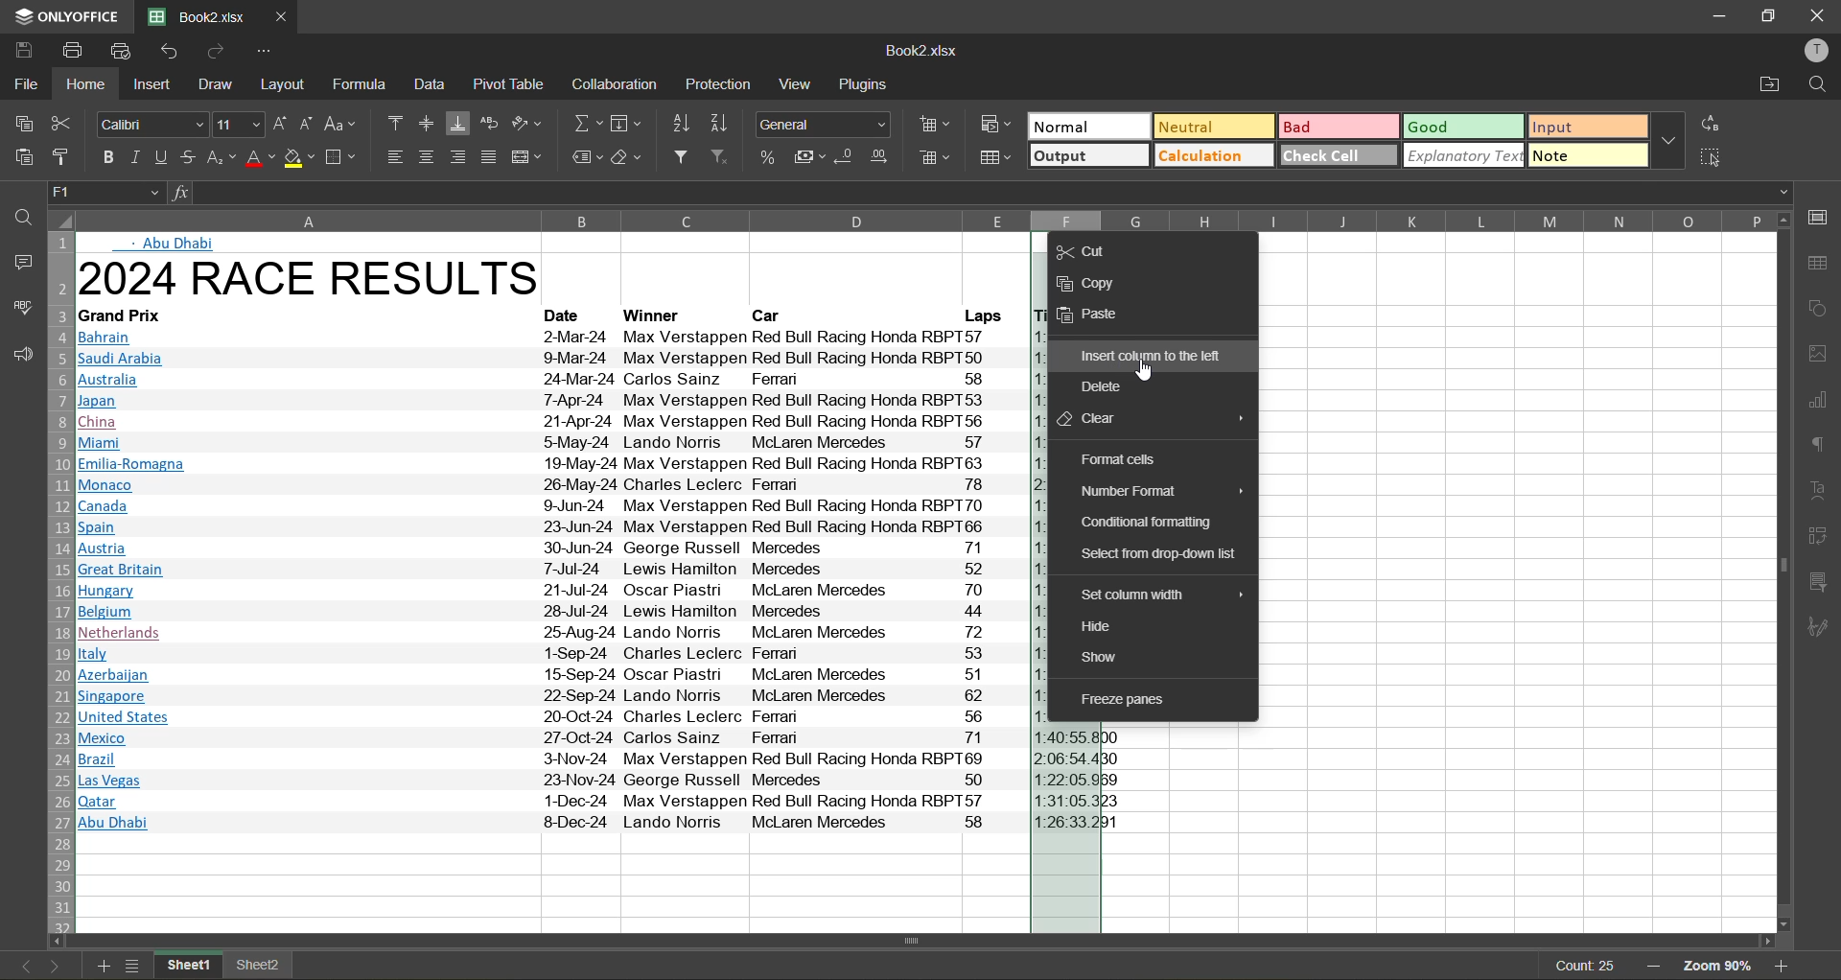 The height and width of the screenshot is (980, 1841). I want to click on item count: Count 25, so click(1581, 966).